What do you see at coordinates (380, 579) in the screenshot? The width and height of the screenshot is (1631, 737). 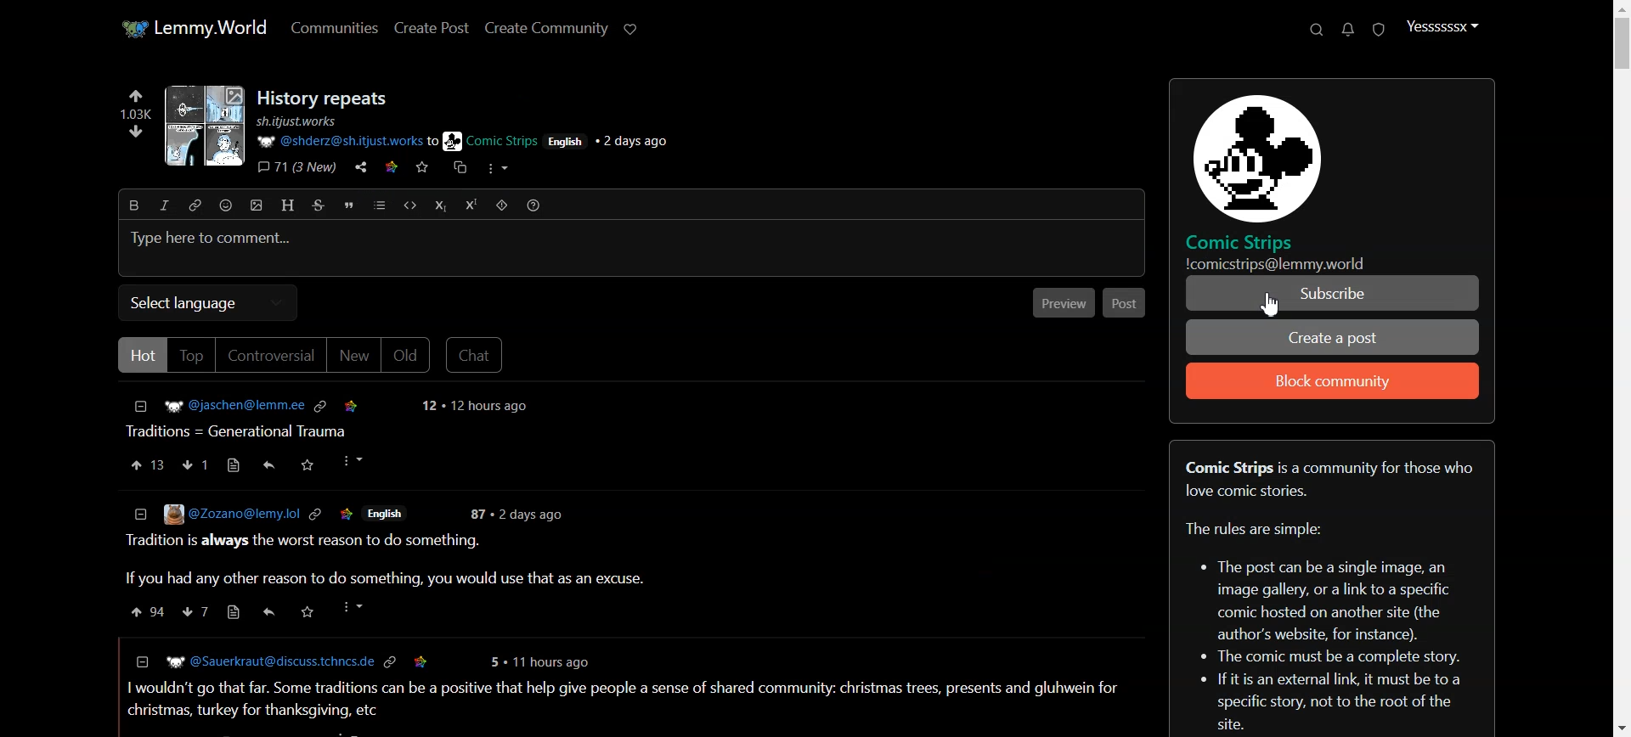 I see `If you had any other reason to do something, you would use that as an excuse.` at bounding box center [380, 579].